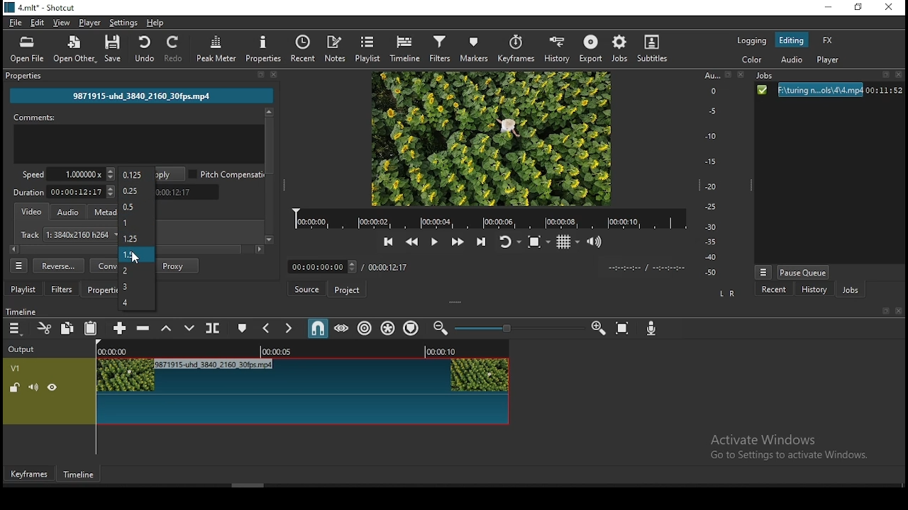  I want to click on play quickly forwards, so click(460, 242).